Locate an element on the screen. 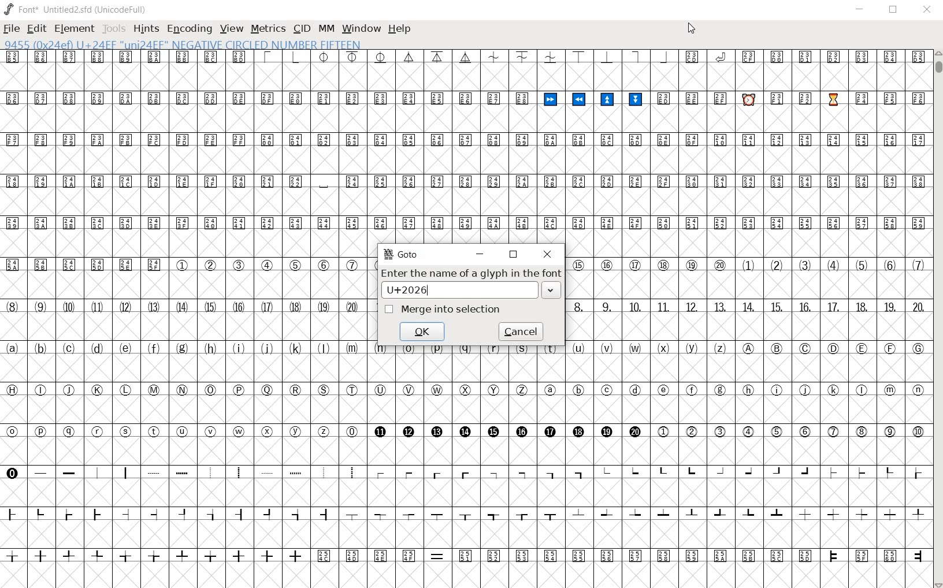  HELP is located at coordinates (400, 29).